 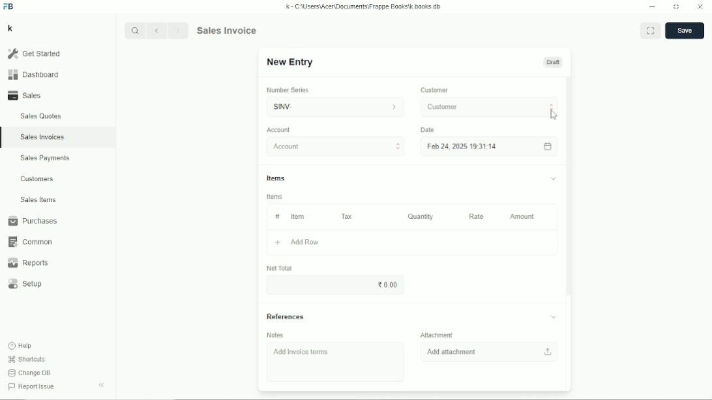 I want to click on Report issue, so click(x=30, y=388).